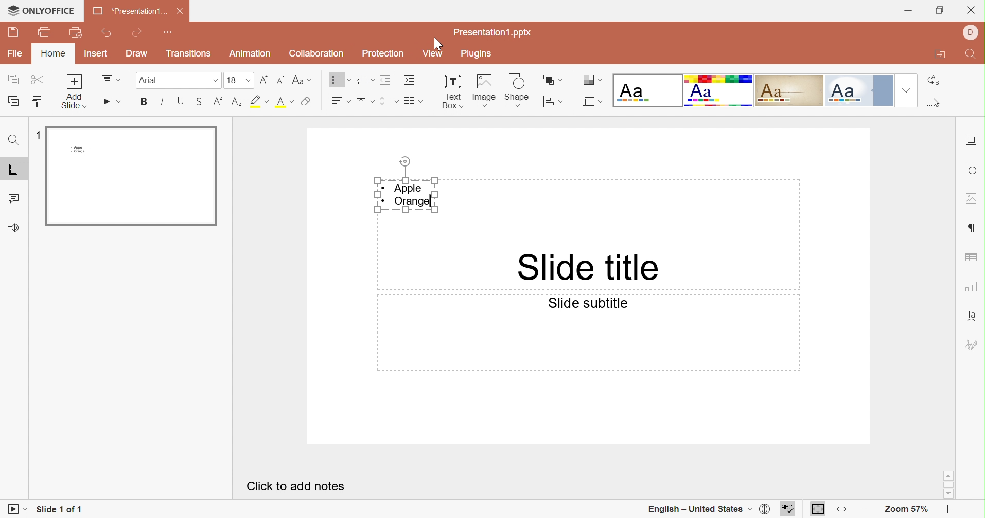  What do you see at coordinates (485, 90) in the screenshot?
I see `Image` at bounding box center [485, 90].